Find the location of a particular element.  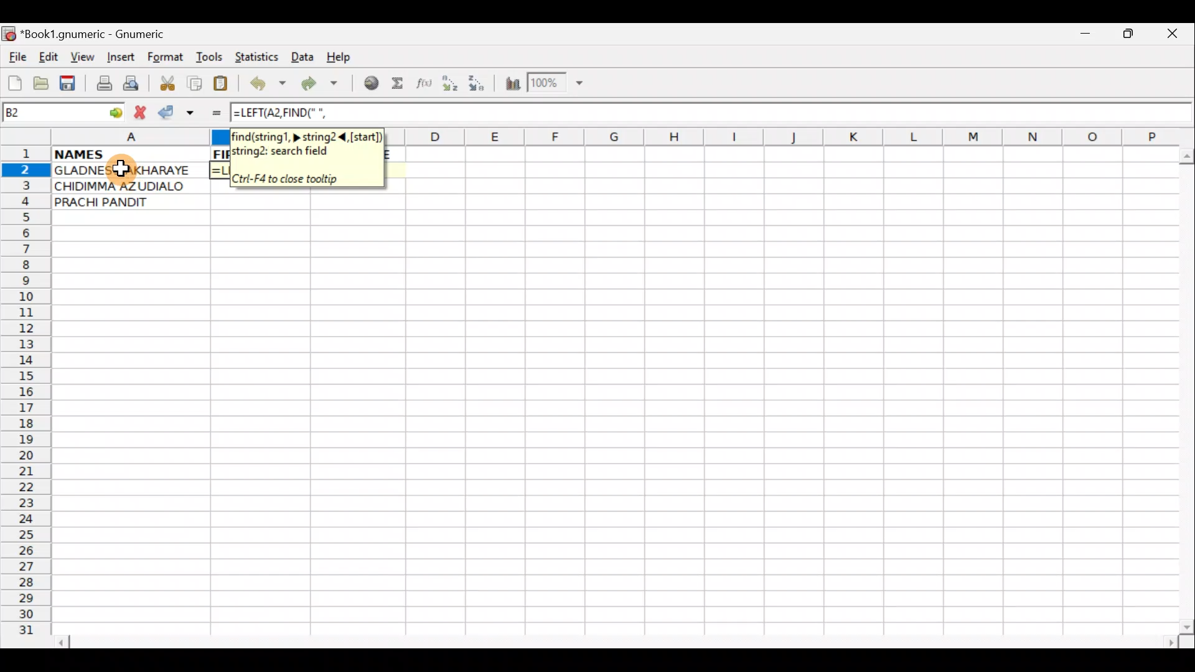

Redo undone action is located at coordinates (322, 85).